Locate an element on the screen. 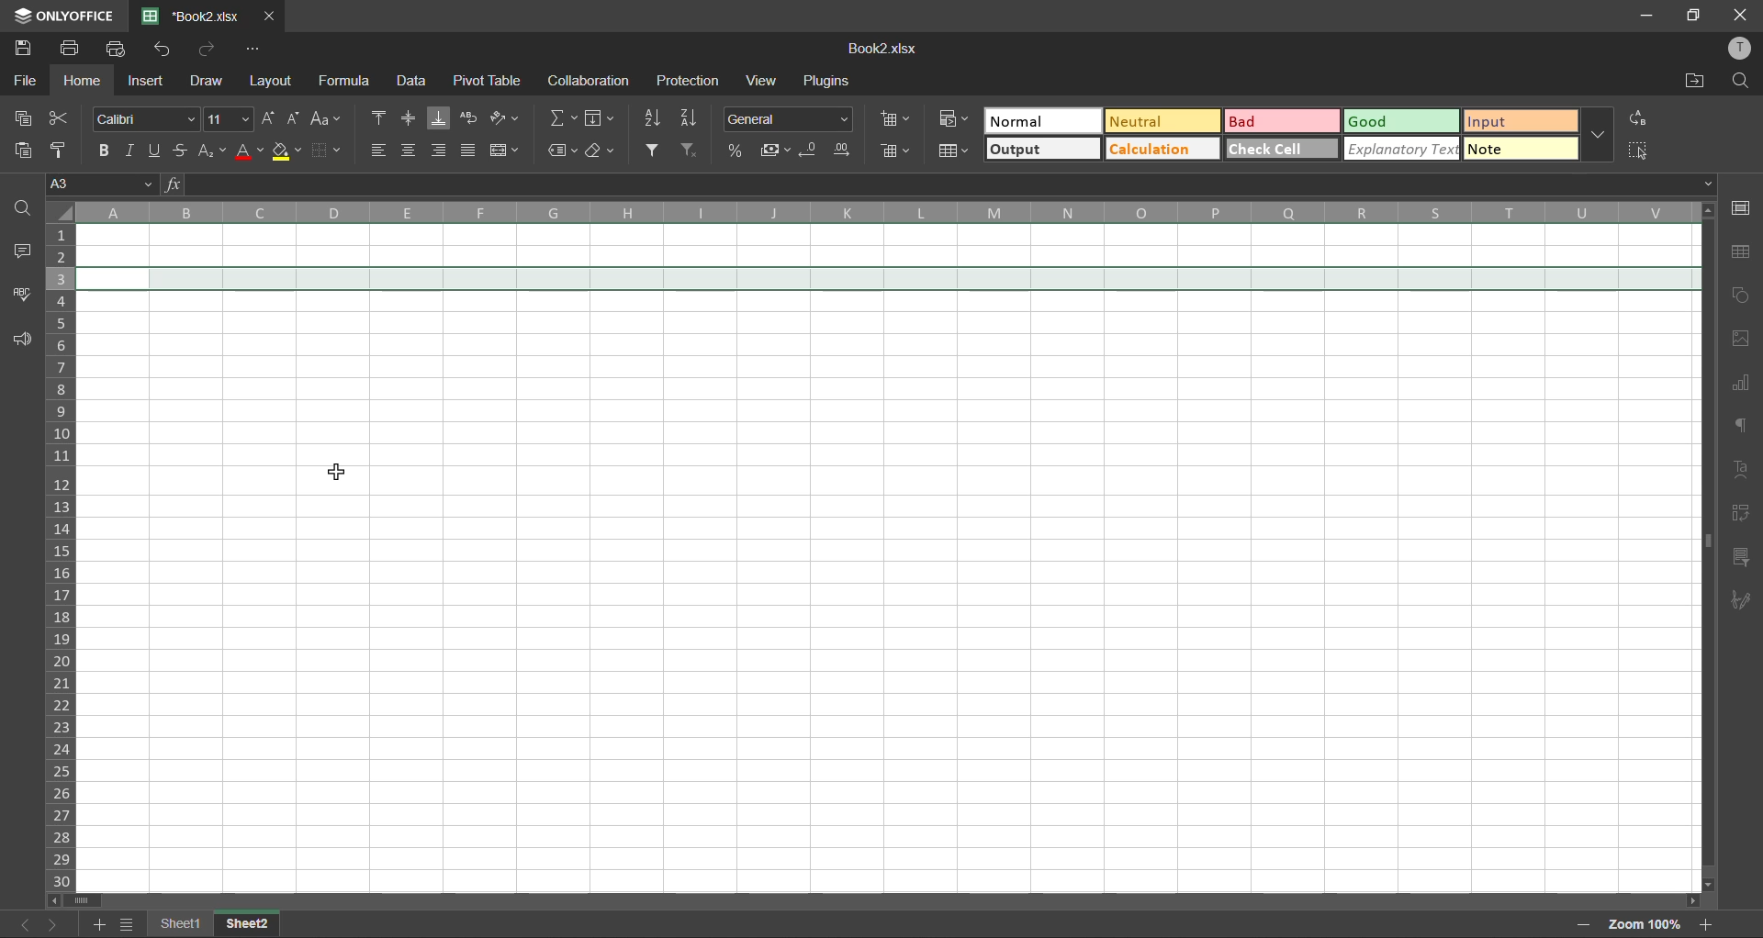  summation is located at coordinates (562, 117).